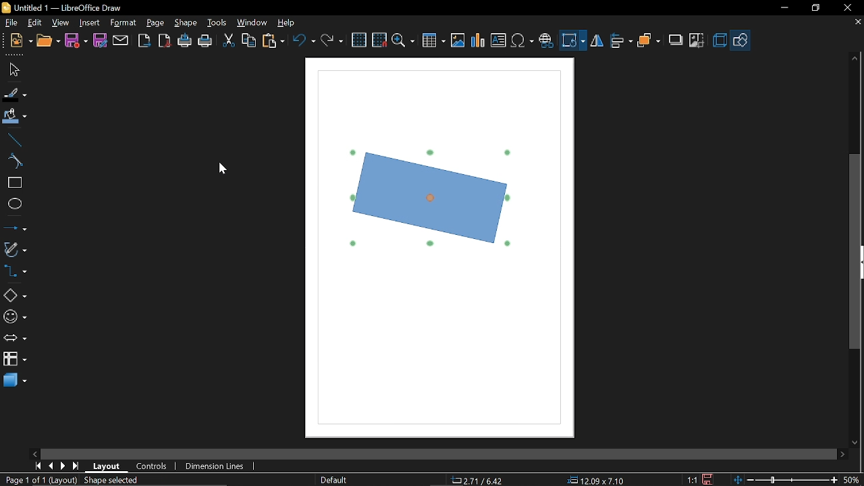 Image resolution: width=864 pixels, height=486 pixels. Describe the element at coordinates (305, 40) in the screenshot. I see `UNdo` at that location.